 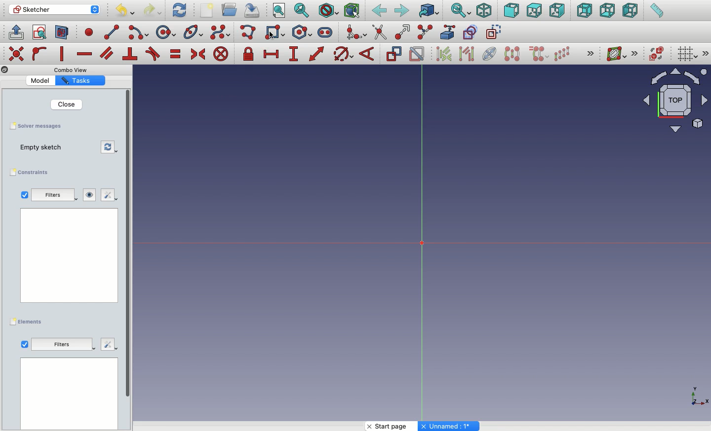 What do you see at coordinates (112, 32) in the screenshot?
I see `line` at bounding box center [112, 32].